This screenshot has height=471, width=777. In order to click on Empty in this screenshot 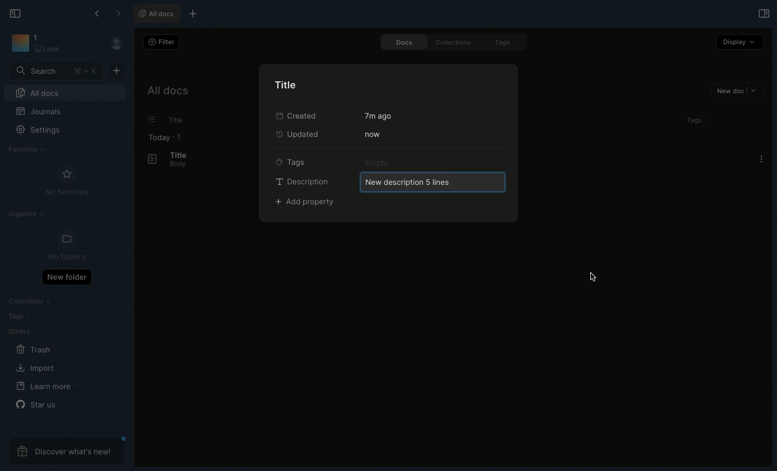, I will do `click(379, 162)`.